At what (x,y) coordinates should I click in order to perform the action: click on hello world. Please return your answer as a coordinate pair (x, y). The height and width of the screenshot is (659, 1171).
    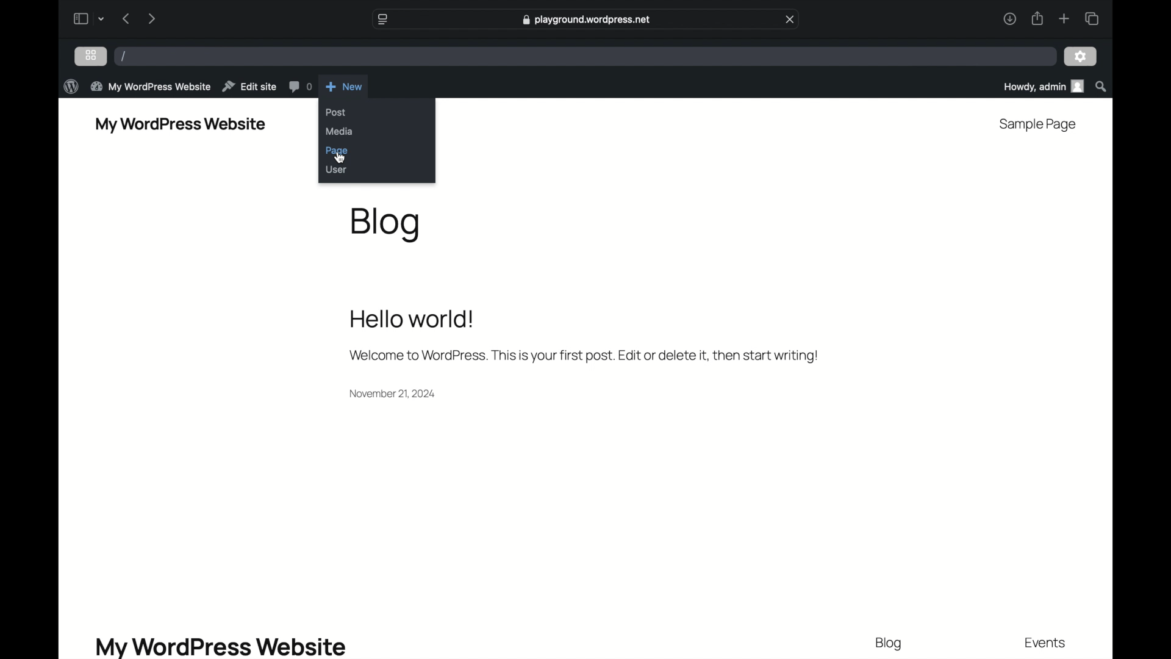
    Looking at the image, I should click on (412, 319).